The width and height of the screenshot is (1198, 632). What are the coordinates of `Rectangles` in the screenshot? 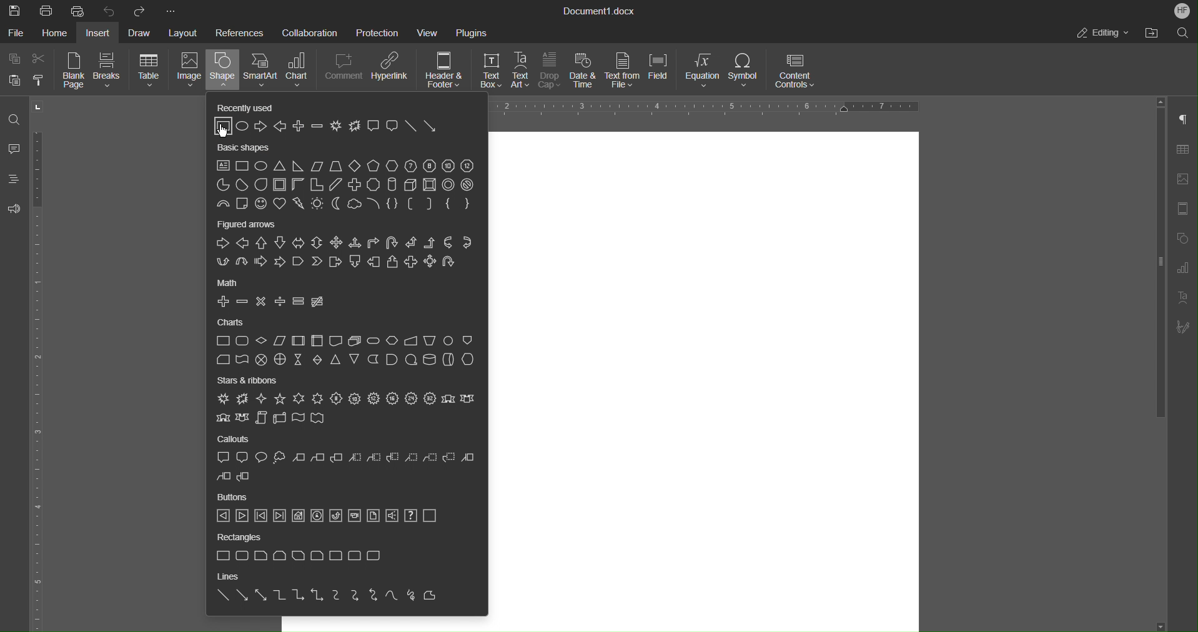 It's located at (240, 538).